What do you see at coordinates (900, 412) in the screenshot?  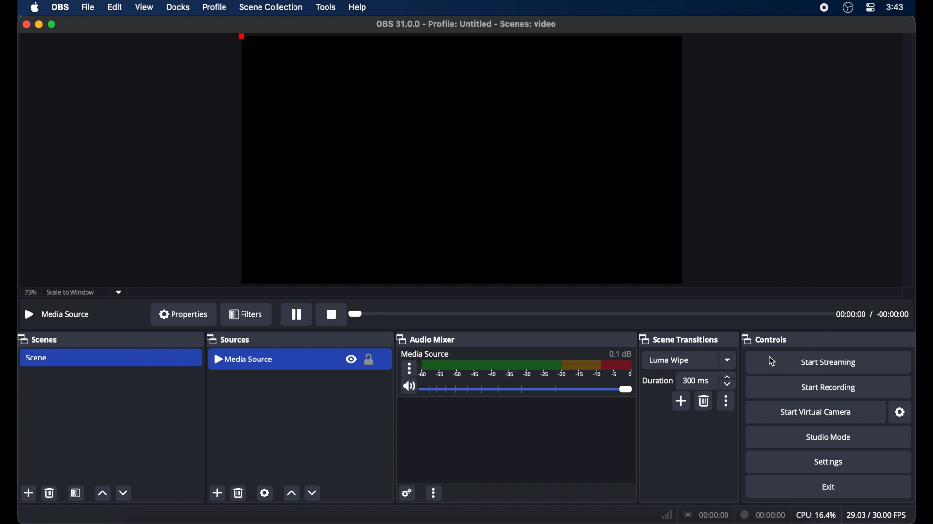 I see `settings` at bounding box center [900, 412].